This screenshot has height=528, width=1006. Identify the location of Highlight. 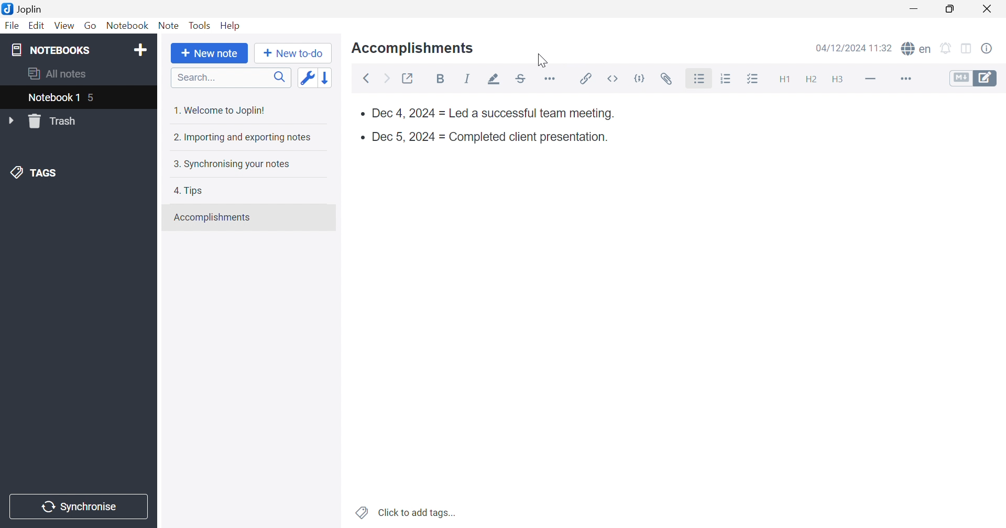
(496, 79).